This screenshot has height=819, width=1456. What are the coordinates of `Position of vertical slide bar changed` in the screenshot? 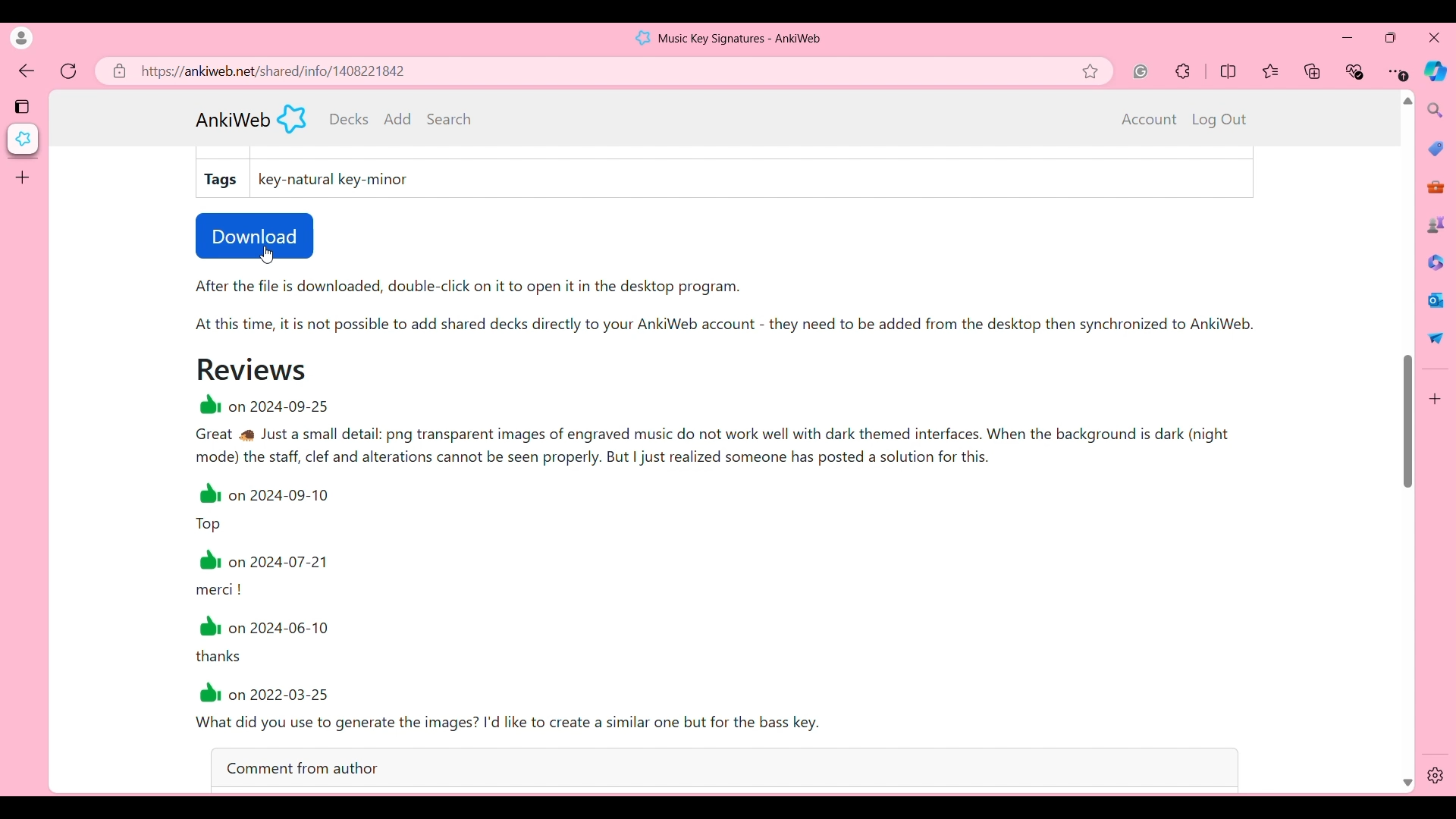 It's located at (1408, 421).